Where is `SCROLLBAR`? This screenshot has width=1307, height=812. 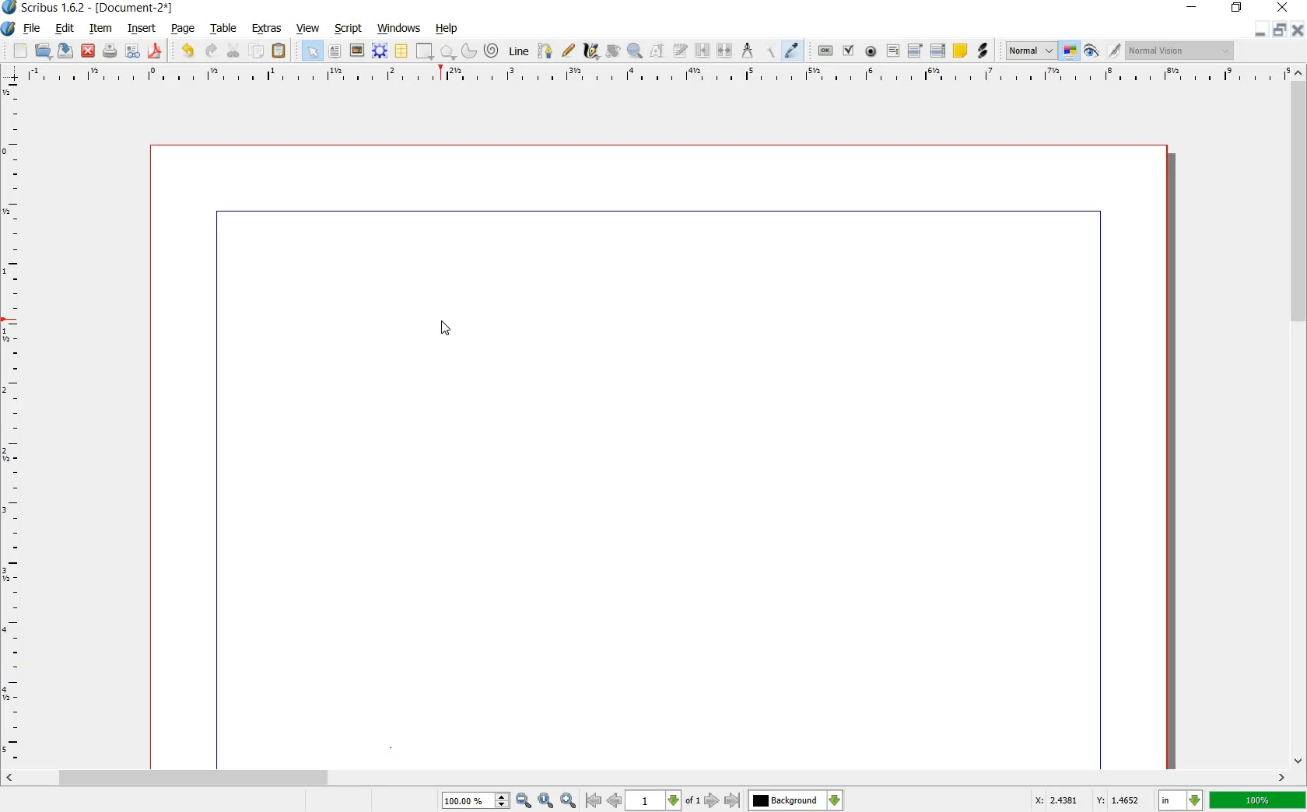 SCROLLBAR is located at coordinates (1299, 417).